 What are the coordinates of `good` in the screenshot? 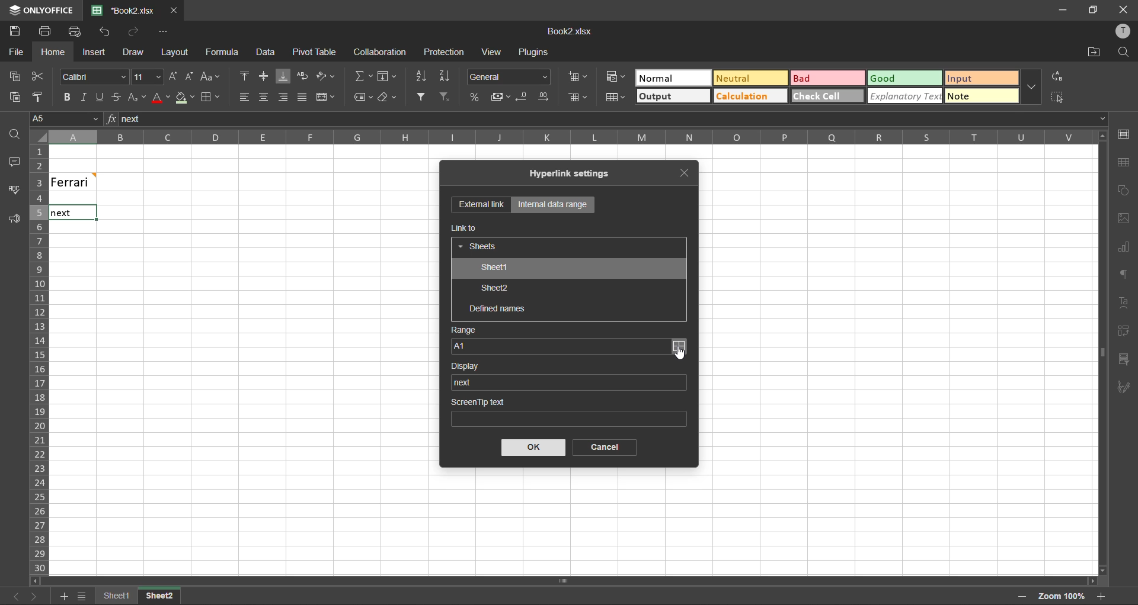 It's located at (903, 78).